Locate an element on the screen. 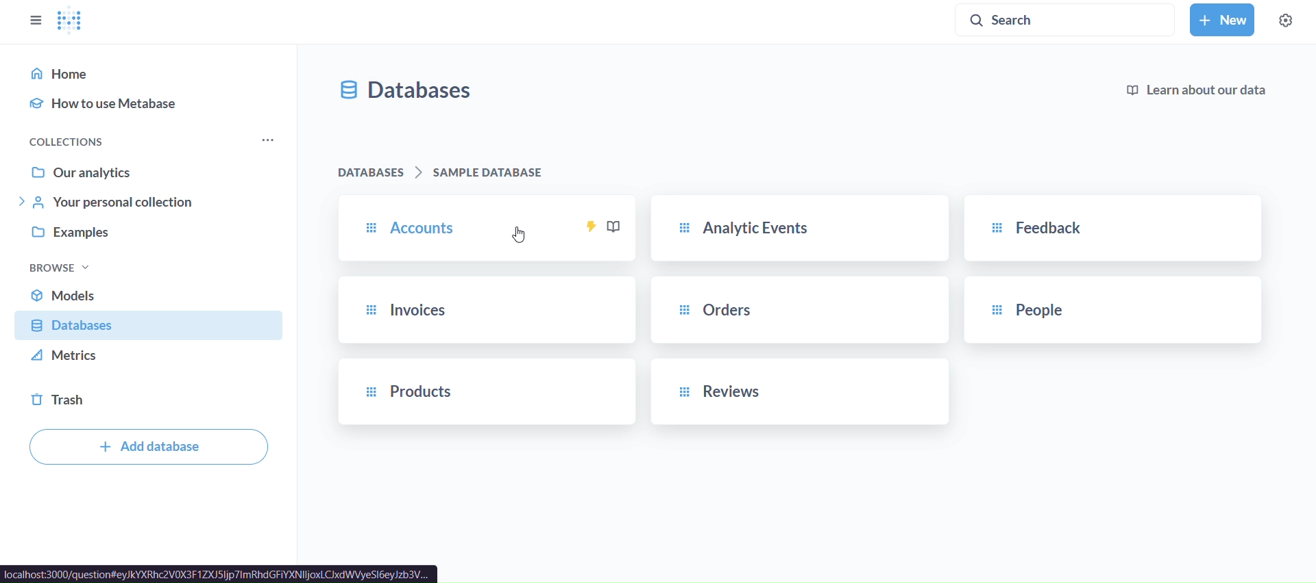 Image resolution: width=1316 pixels, height=583 pixels. how to use metabase is located at coordinates (150, 103).